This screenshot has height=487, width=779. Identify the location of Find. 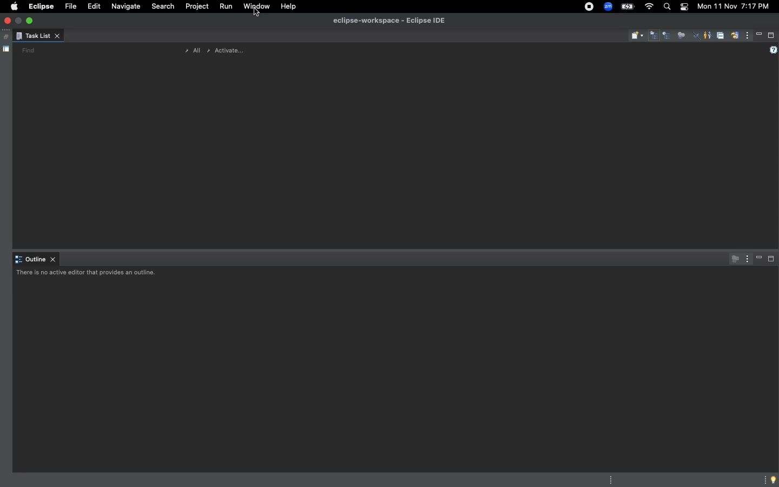
(28, 50).